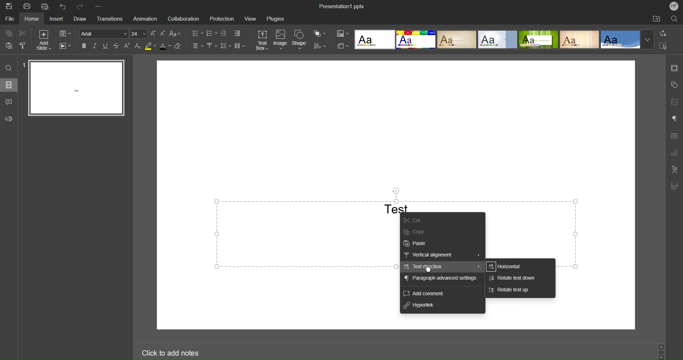 This screenshot has height=360, width=683. I want to click on Cursor, so click(429, 269).